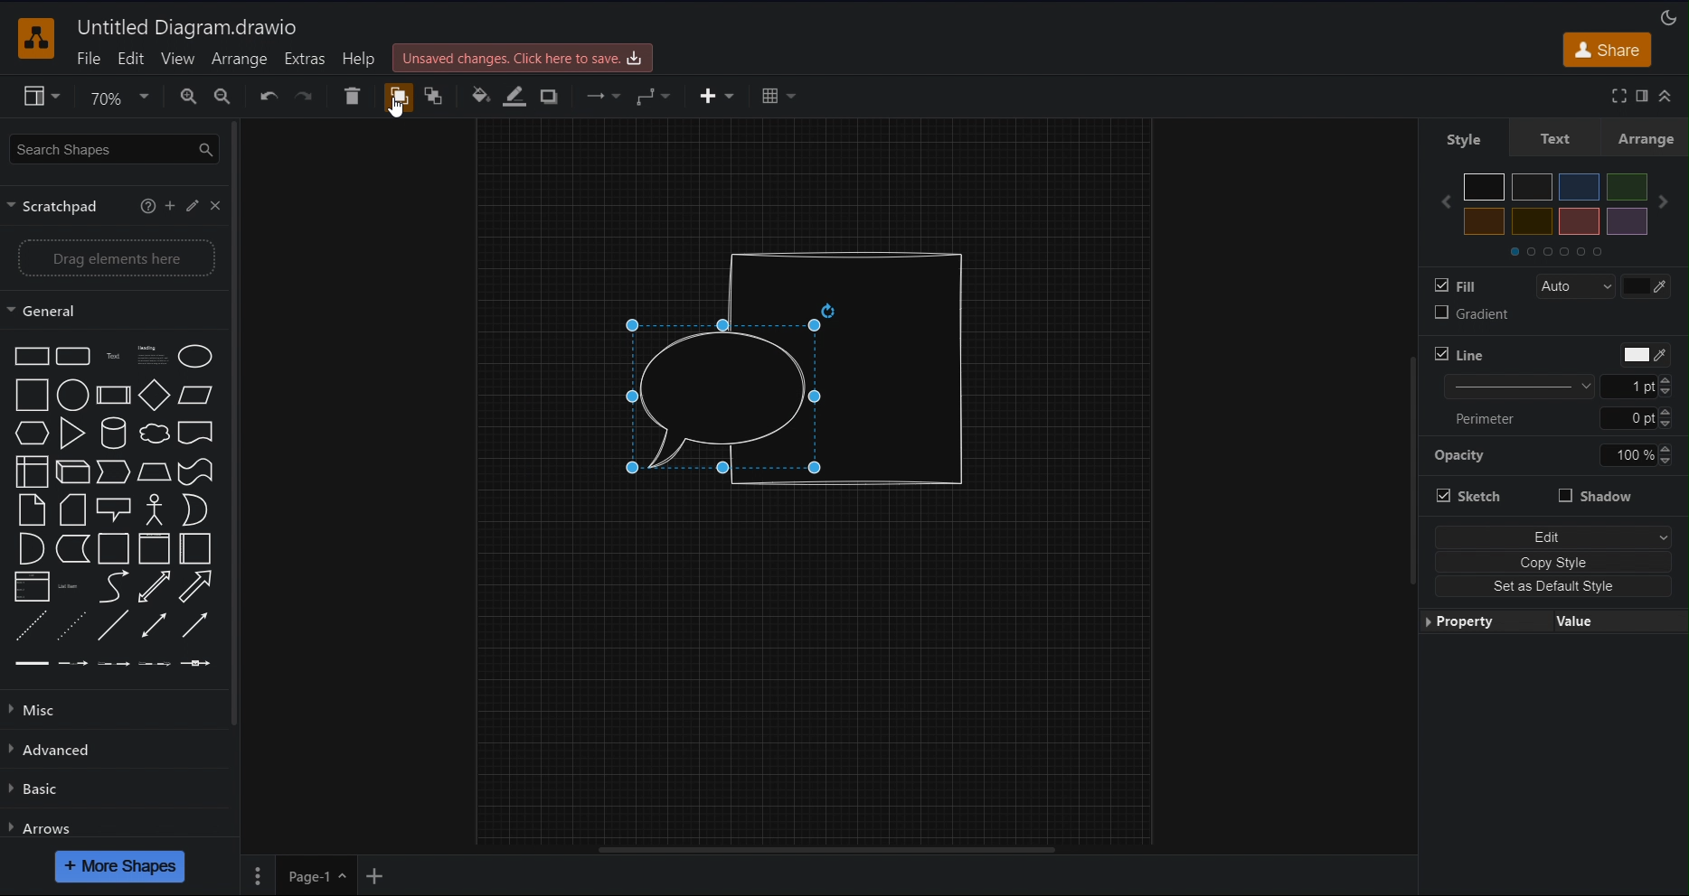 The height and width of the screenshot is (896, 1689). I want to click on Textbox, so click(153, 356).